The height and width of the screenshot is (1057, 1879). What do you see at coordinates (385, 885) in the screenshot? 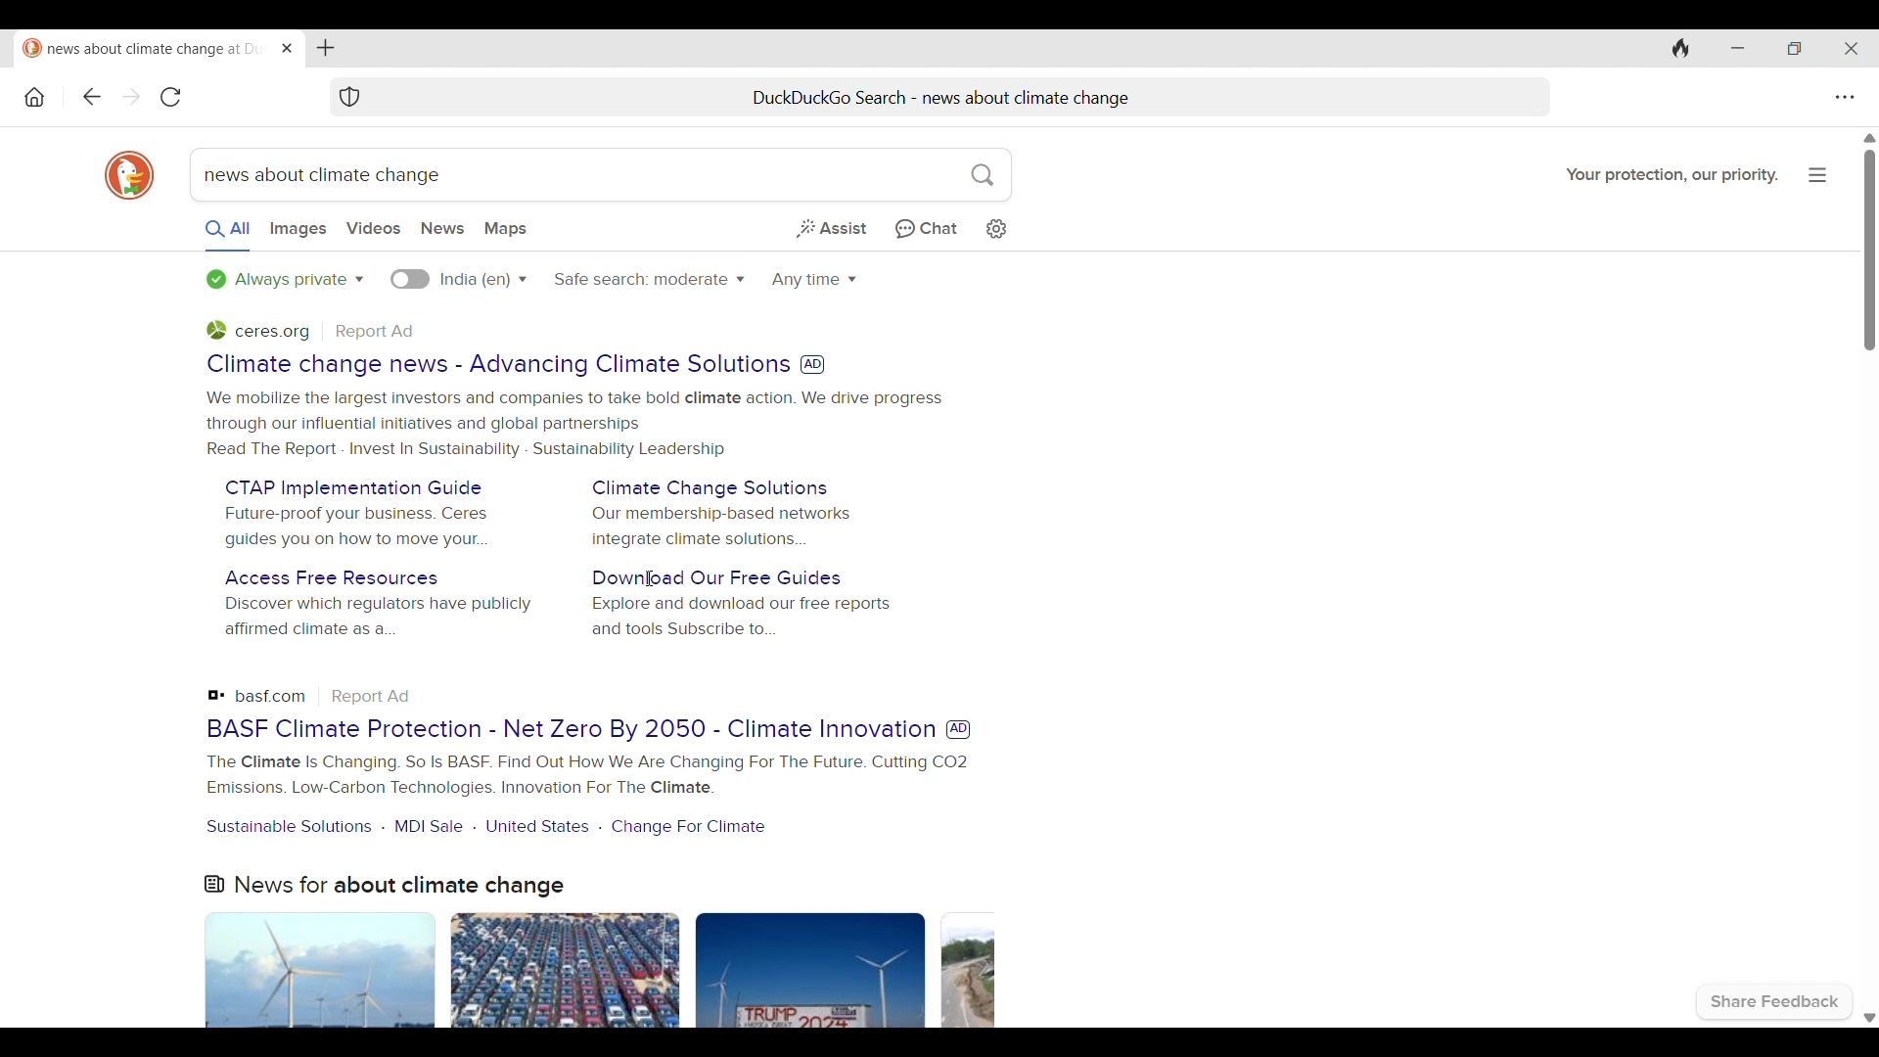
I see `News for about climate change` at bounding box center [385, 885].